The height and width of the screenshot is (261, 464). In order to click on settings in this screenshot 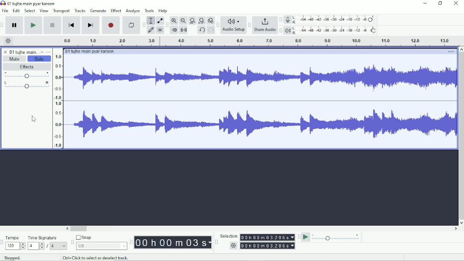, I will do `click(268, 246)`.